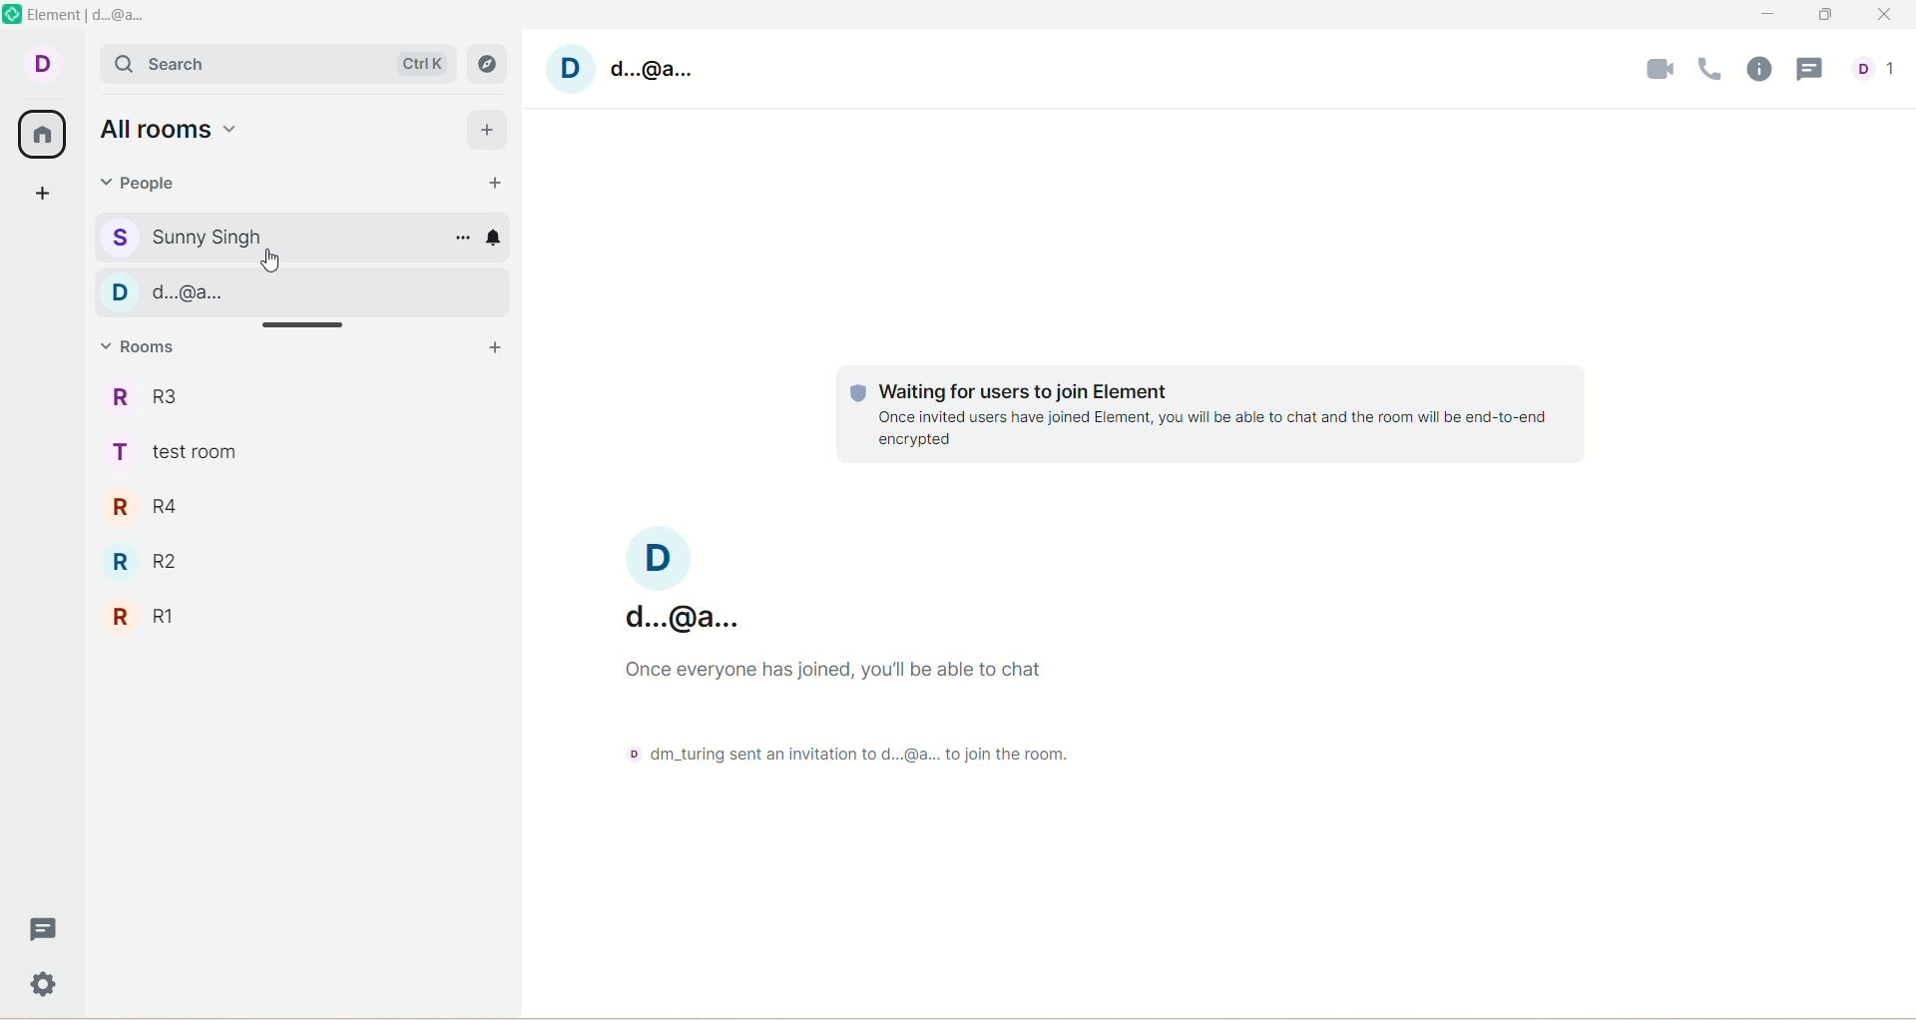 This screenshot has height=1020, width=1916. What do you see at coordinates (1768, 15) in the screenshot?
I see `minimize` at bounding box center [1768, 15].